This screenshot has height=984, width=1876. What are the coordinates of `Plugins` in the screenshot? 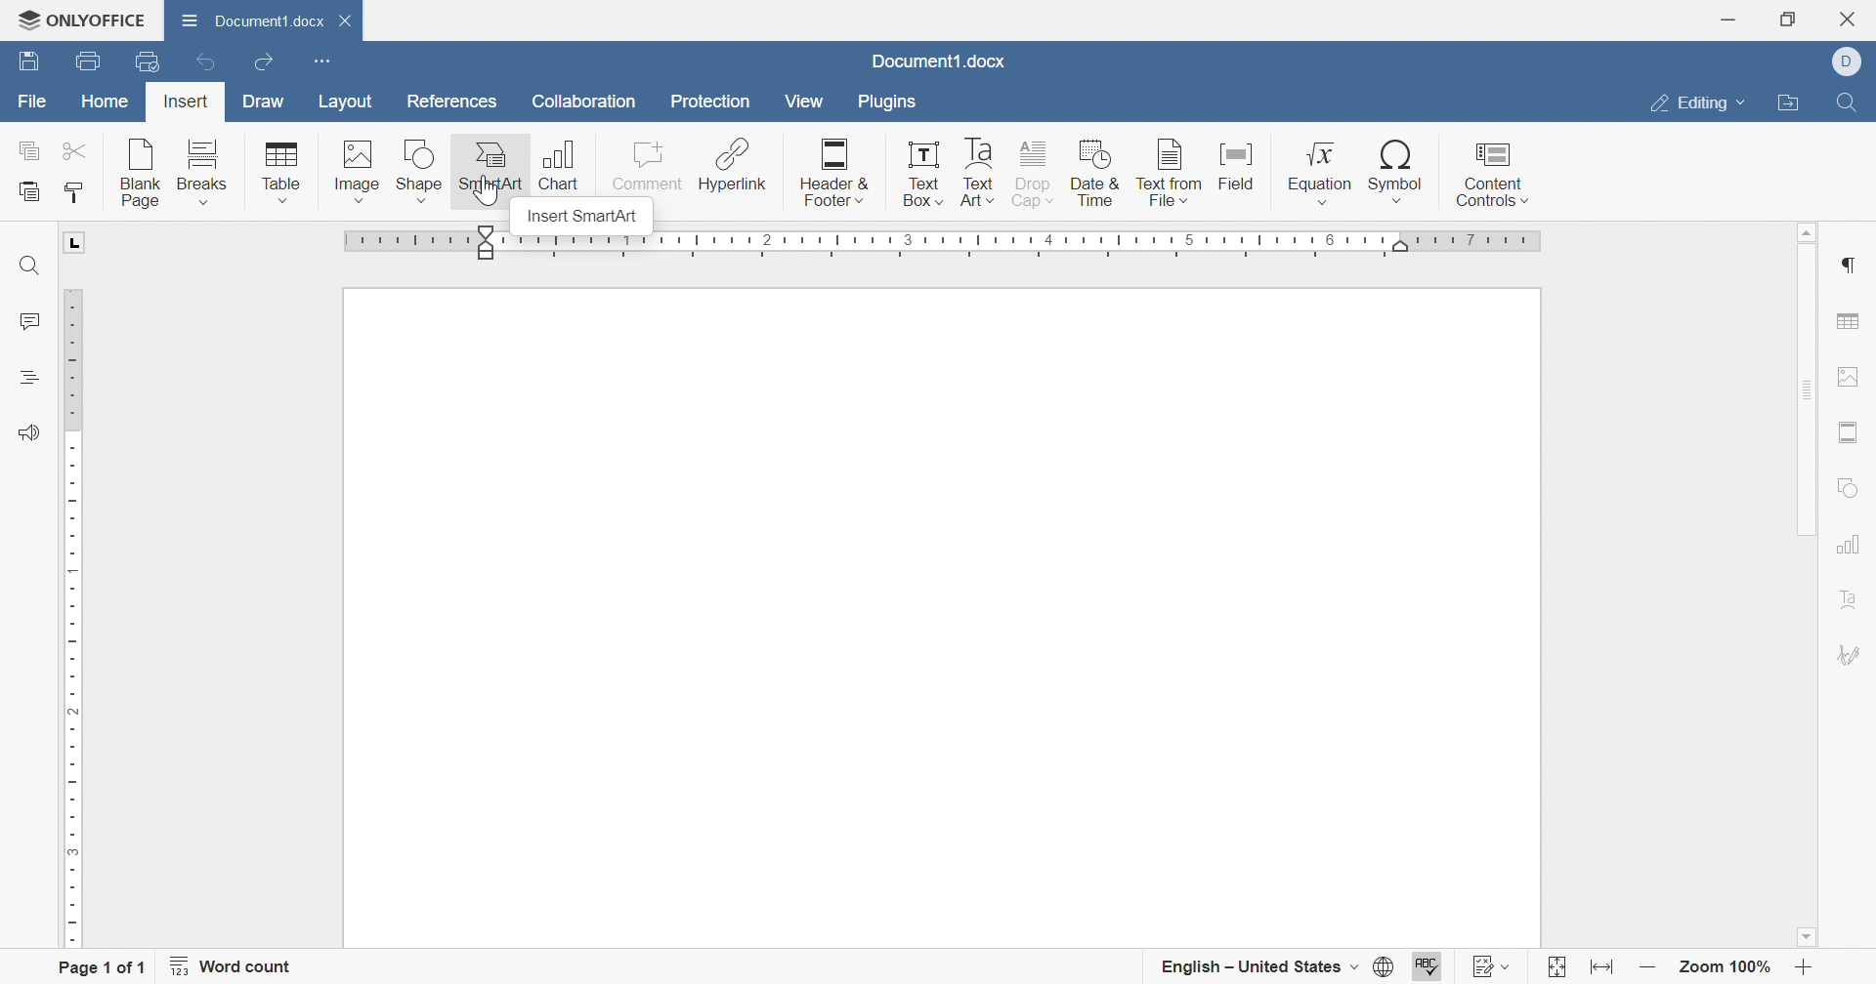 It's located at (889, 104).